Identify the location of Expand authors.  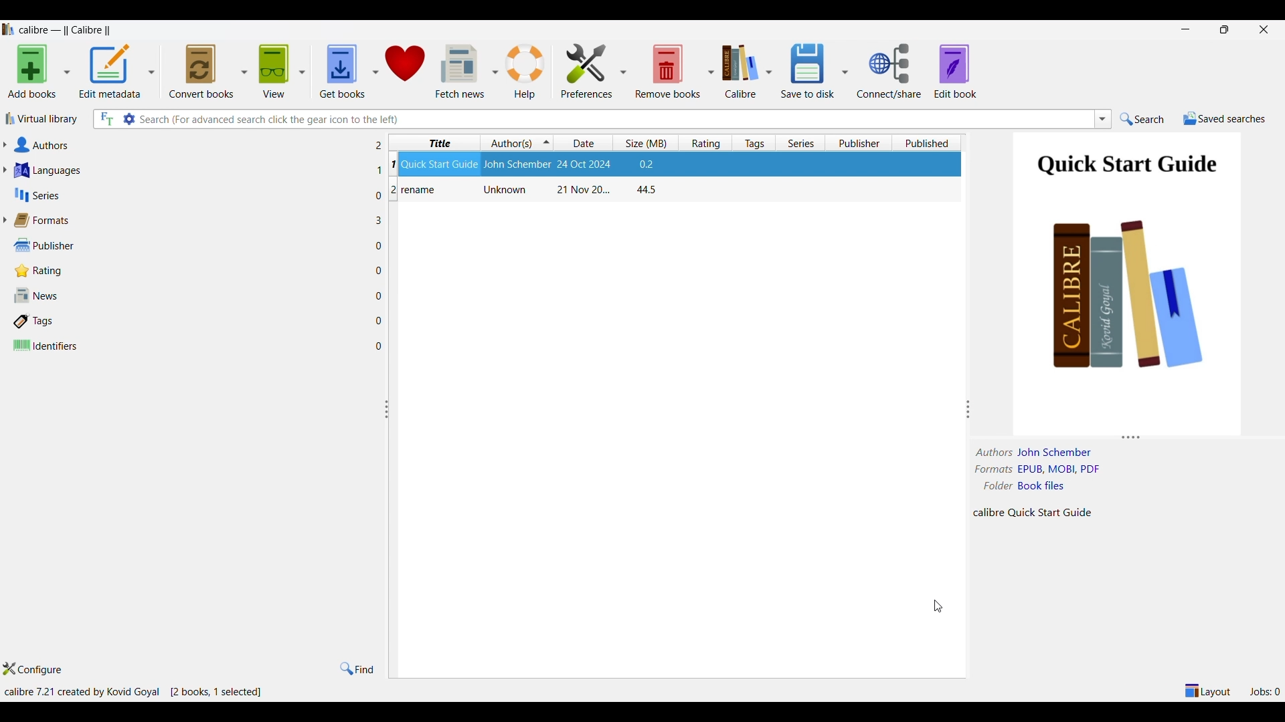
(4, 144).